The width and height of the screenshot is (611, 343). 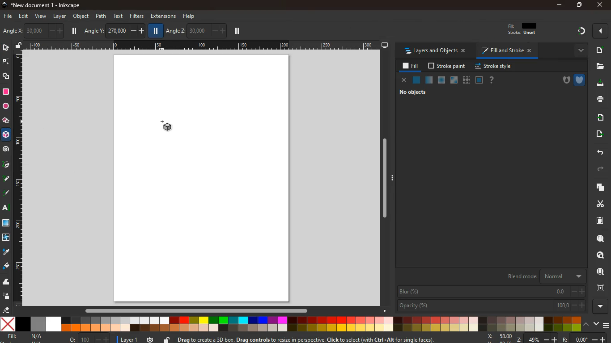 What do you see at coordinates (114, 30) in the screenshot?
I see `angle y` at bounding box center [114, 30].